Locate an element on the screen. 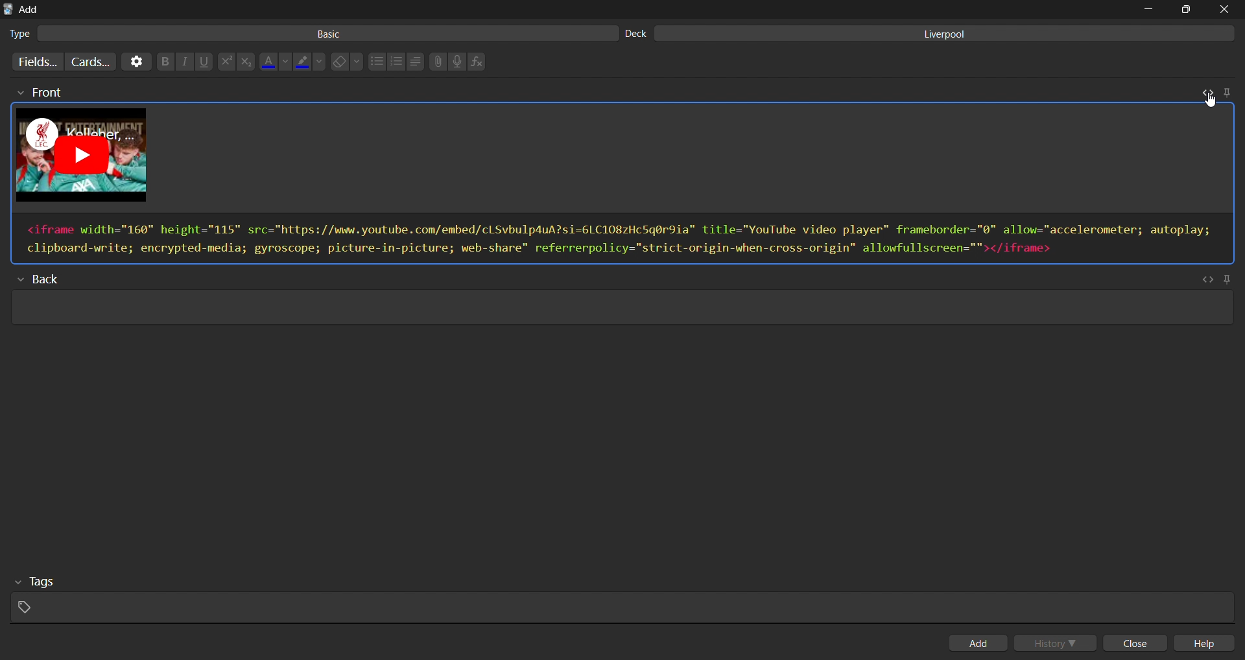 The height and width of the screenshot is (660, 1245). options is located at coordinates (135, 62).